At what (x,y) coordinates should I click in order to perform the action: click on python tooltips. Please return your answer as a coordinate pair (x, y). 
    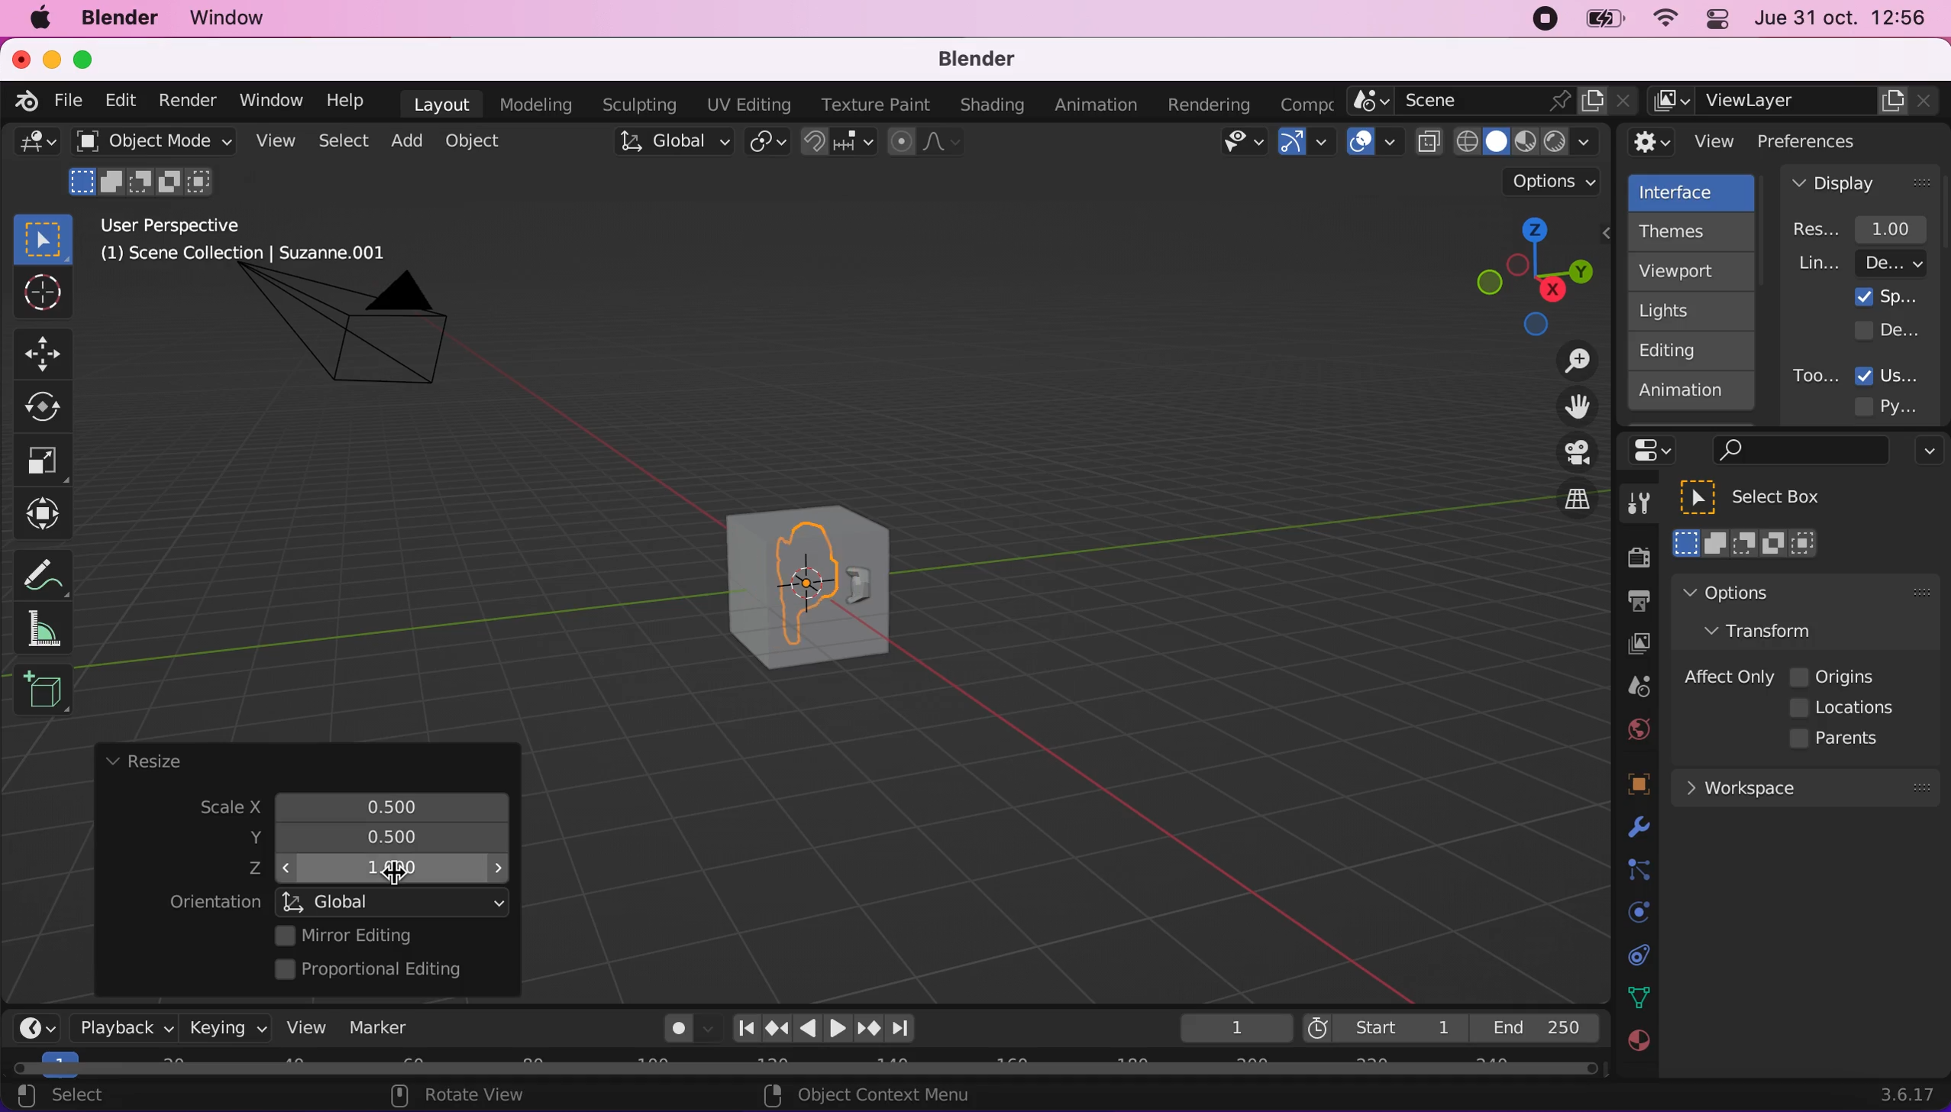
    Looking at the image, I should click on (1904, 404).